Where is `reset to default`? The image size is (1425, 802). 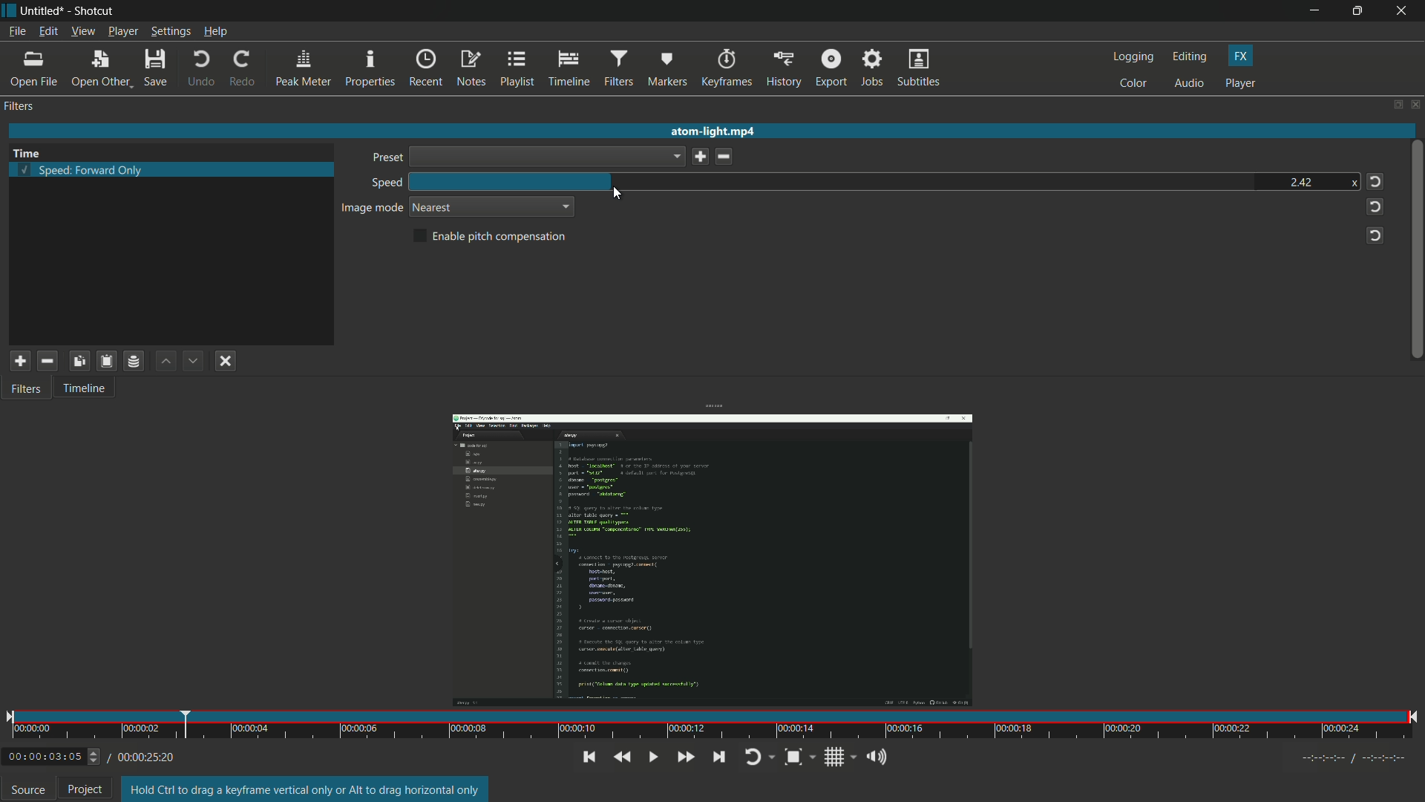 reset to default is located at coordinates (1374, 234).